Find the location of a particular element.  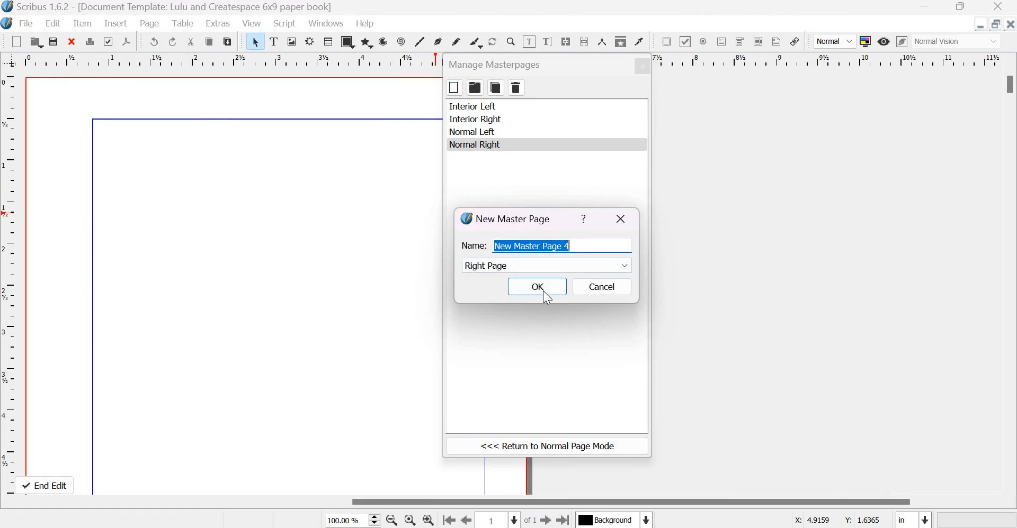

Zoom in is located at coordinates (428, 519).